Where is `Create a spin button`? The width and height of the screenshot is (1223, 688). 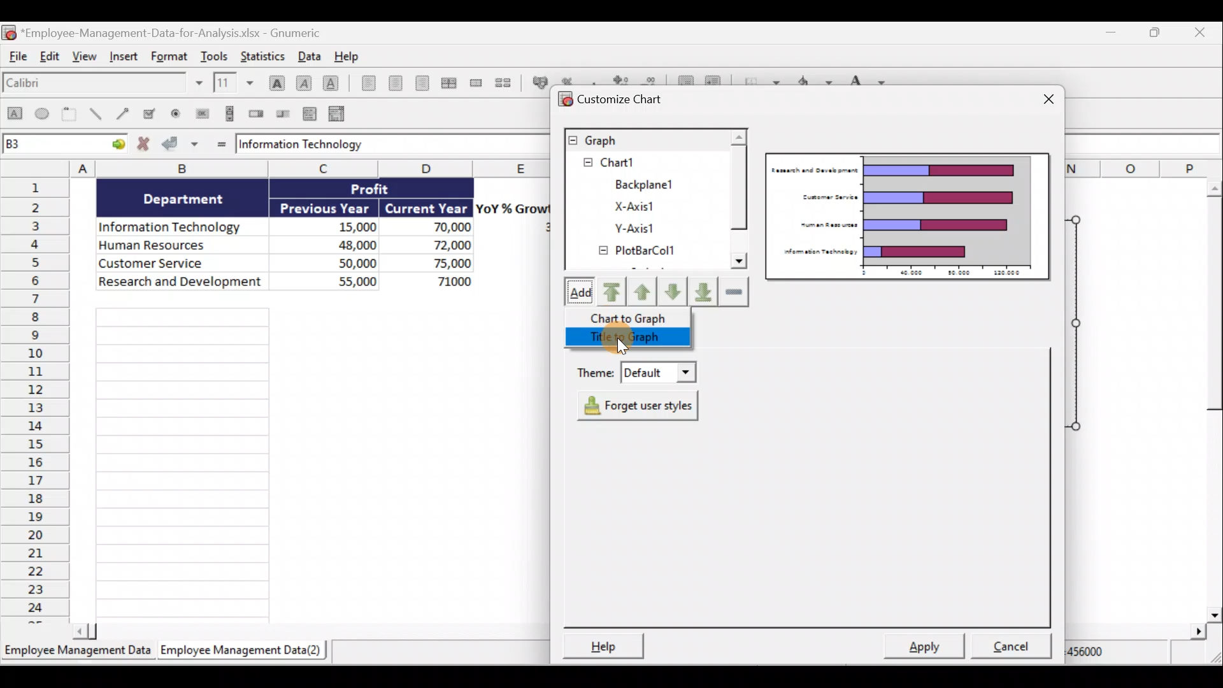 Create a spin button is located at coordinates (257, 113).